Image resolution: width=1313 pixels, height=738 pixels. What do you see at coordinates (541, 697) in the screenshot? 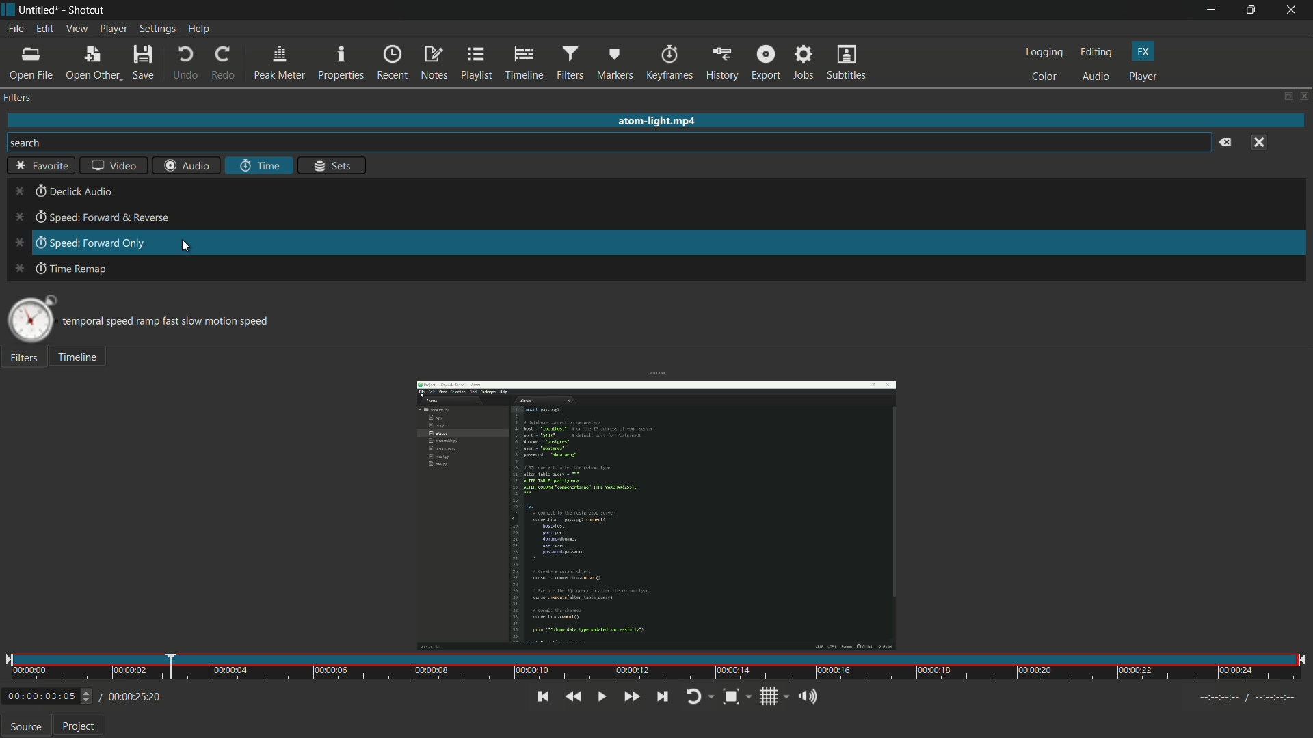
I see `skip to the previous point` at bounding box center [541, 697].